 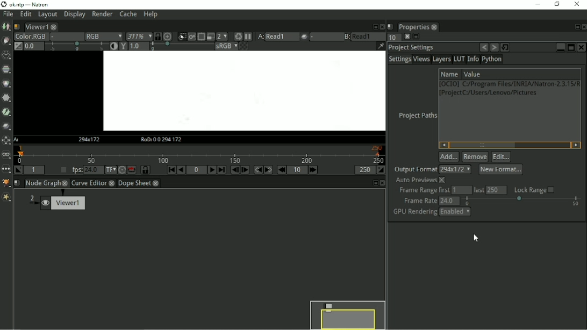 I want to click on Operation applied between viewer input A and B, so click(x=304, y=37).